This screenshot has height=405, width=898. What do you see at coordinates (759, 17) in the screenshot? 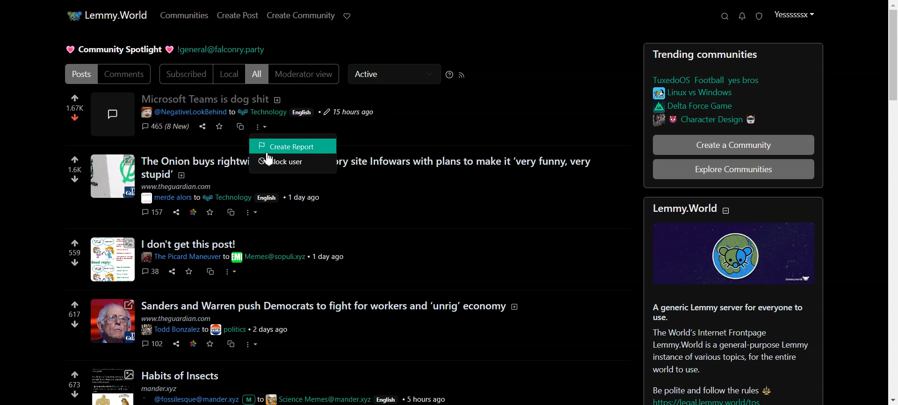
I see `Unread Report` at bounding box center [759, 17].